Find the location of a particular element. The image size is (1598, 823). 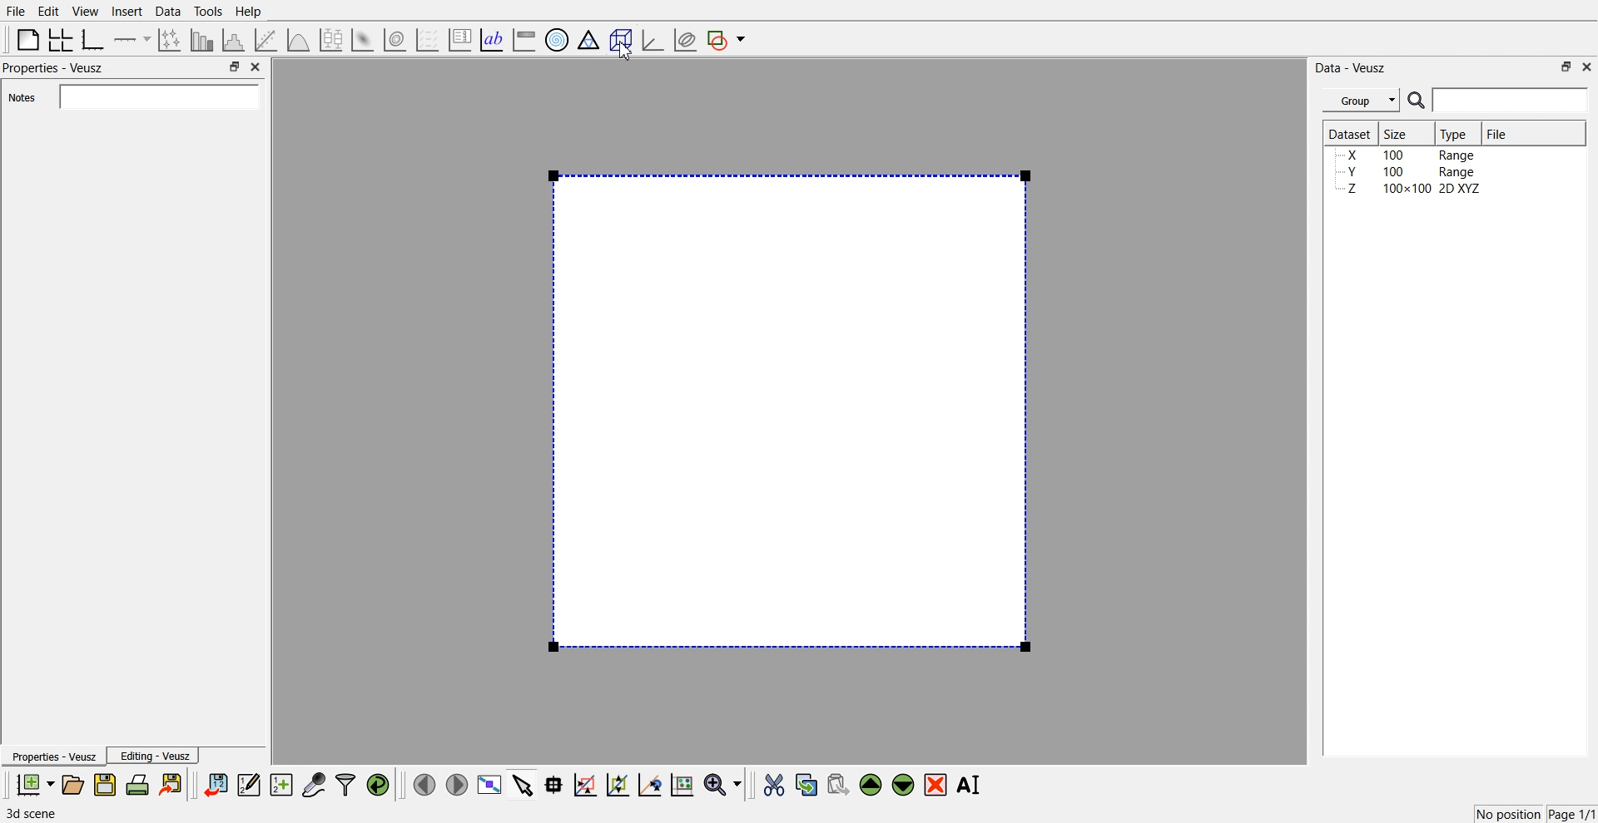

Ternary Graph is located at coordinates (588, 39).